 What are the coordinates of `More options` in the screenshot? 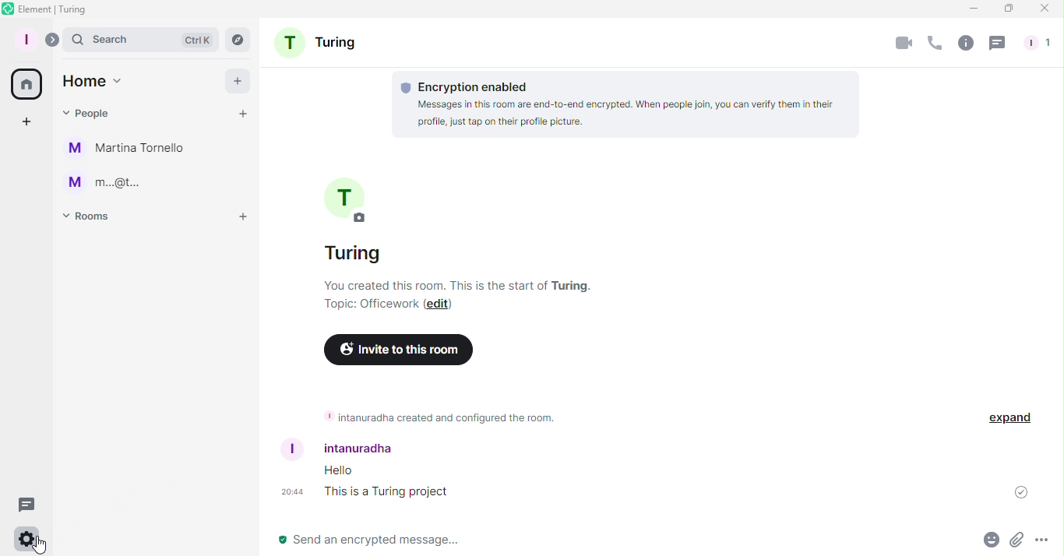 It's located at (1044, 542).